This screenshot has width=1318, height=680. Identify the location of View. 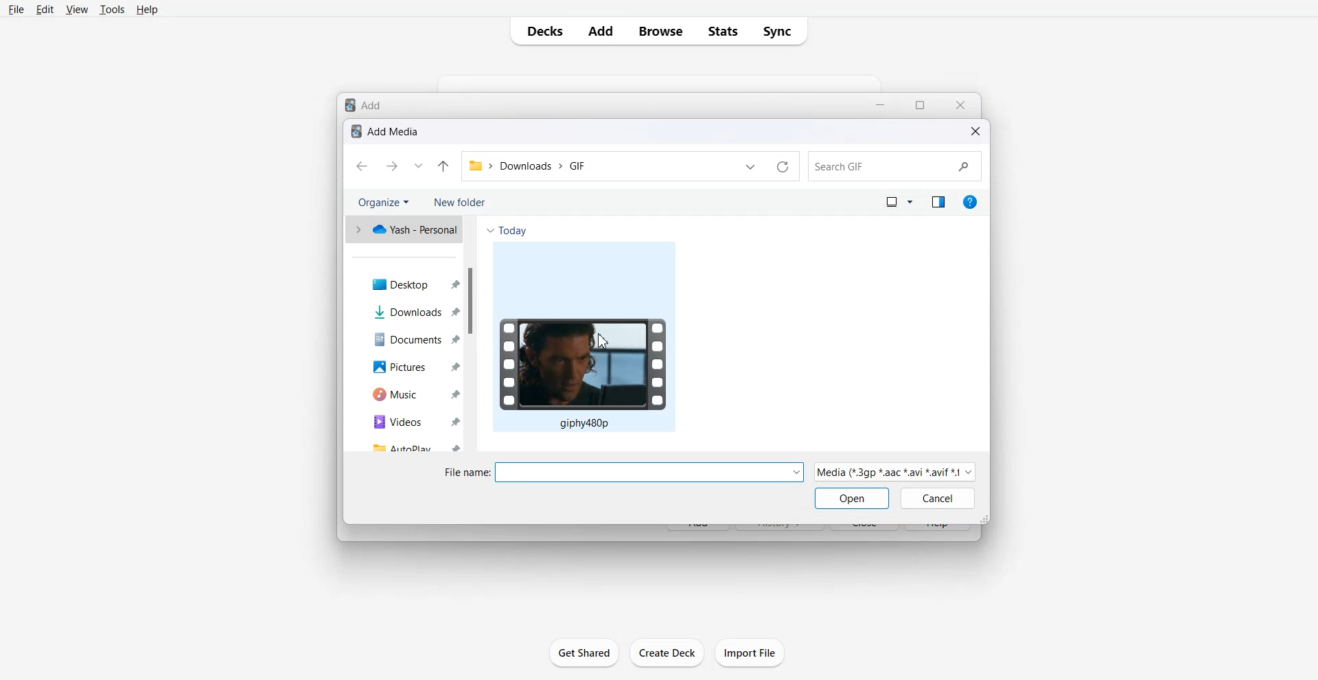
(76, 10).